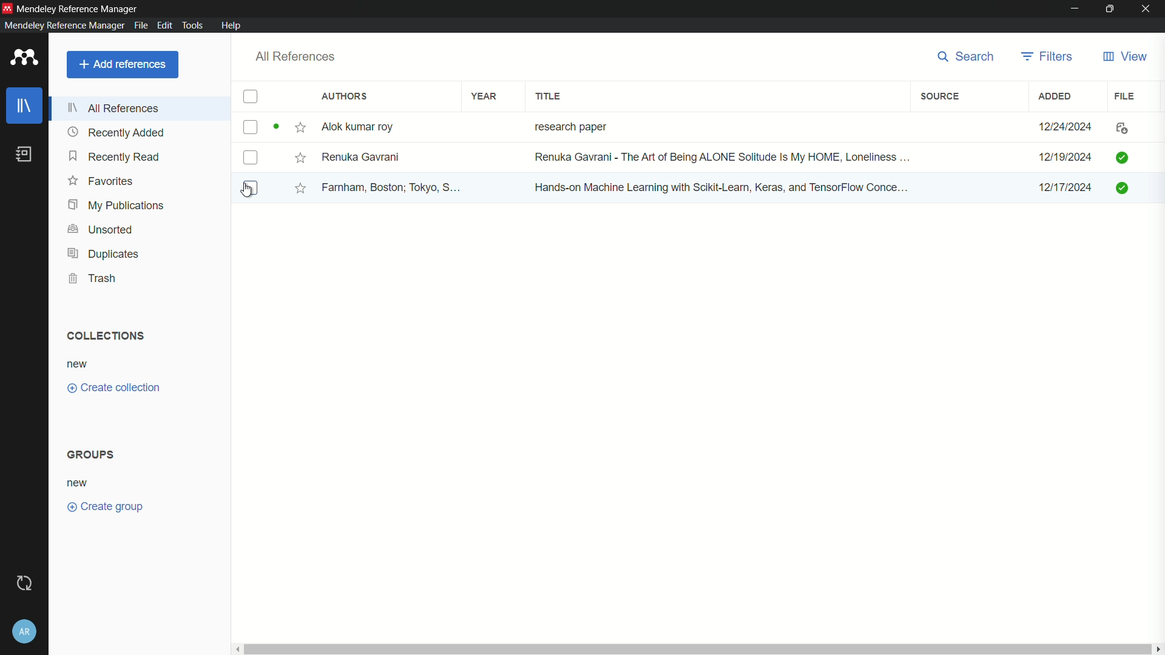 The width and height of the screenshot is (1165, 655). I want to click on Renuka Gavrani Renuka Gavrani - The Art of Being ALONE Solitude Is My HOME, Loneliness ..., so click(619, 156).